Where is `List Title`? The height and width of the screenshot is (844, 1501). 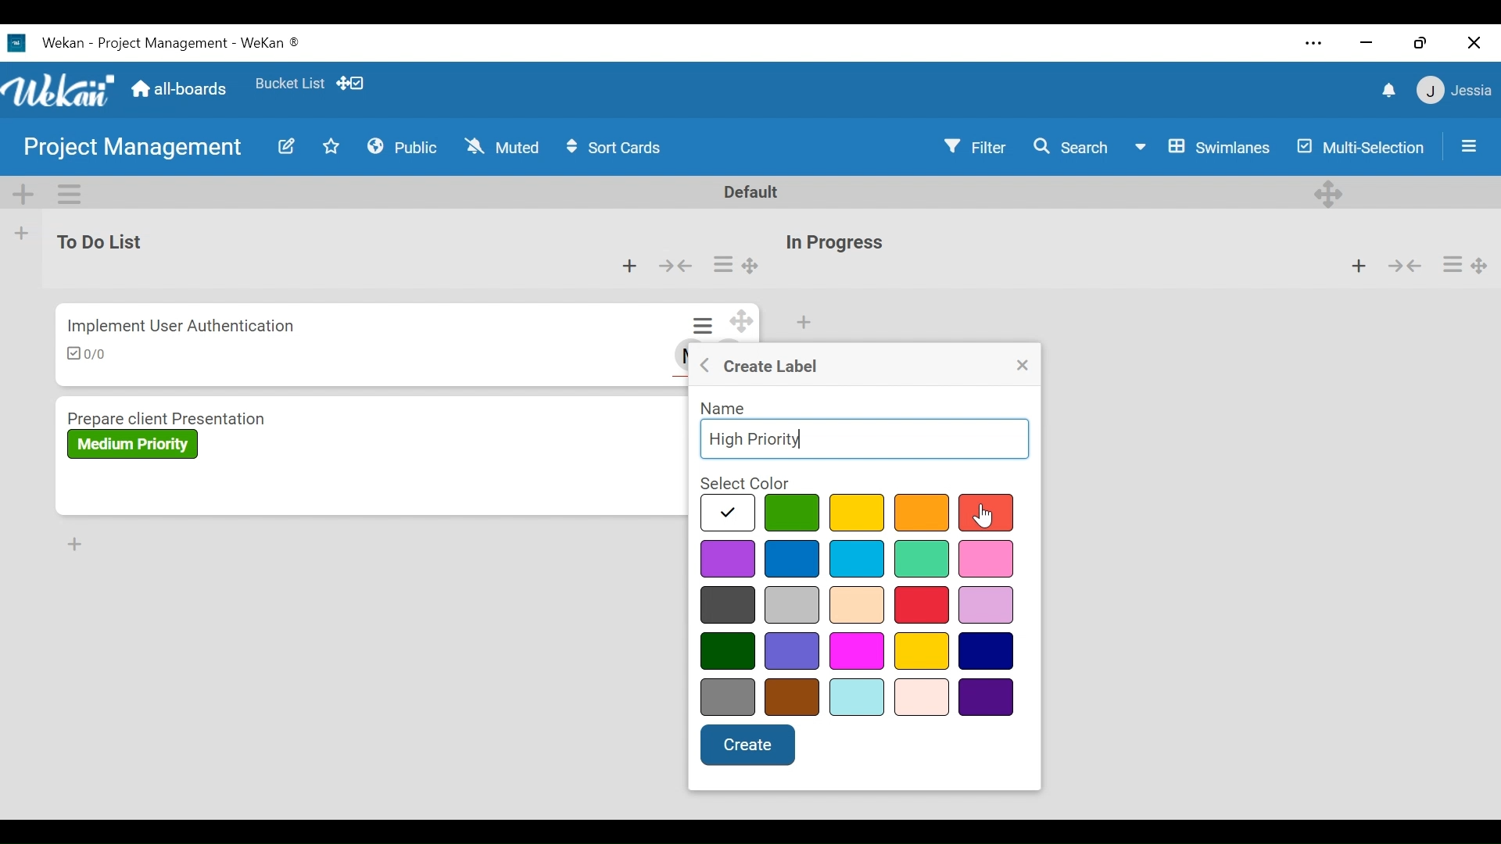 List Title is located at coordinates (833, 244).